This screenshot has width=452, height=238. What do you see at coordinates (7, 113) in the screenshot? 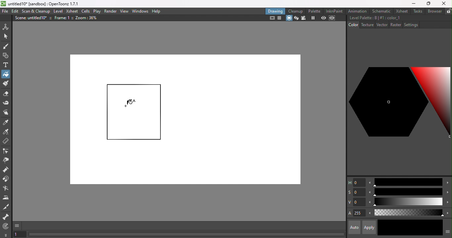
I see `Finger tool` at bounding box center [7, 113].